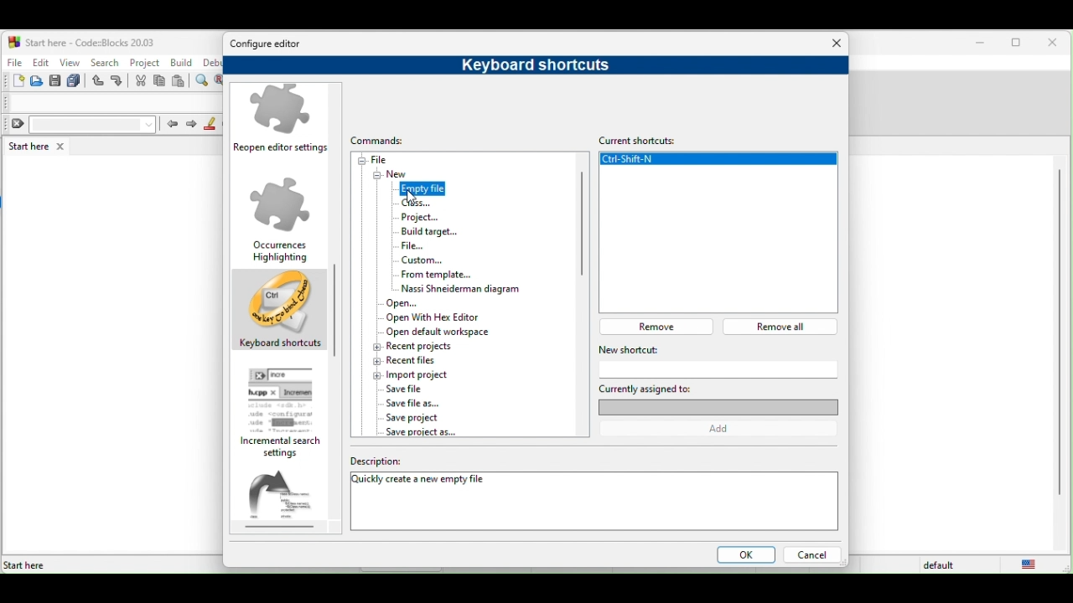 The height and width of the screenshot is (603, 1073). Describe the element at coordinates (416, 403) in the screenshot. I see `save file as` at that location.